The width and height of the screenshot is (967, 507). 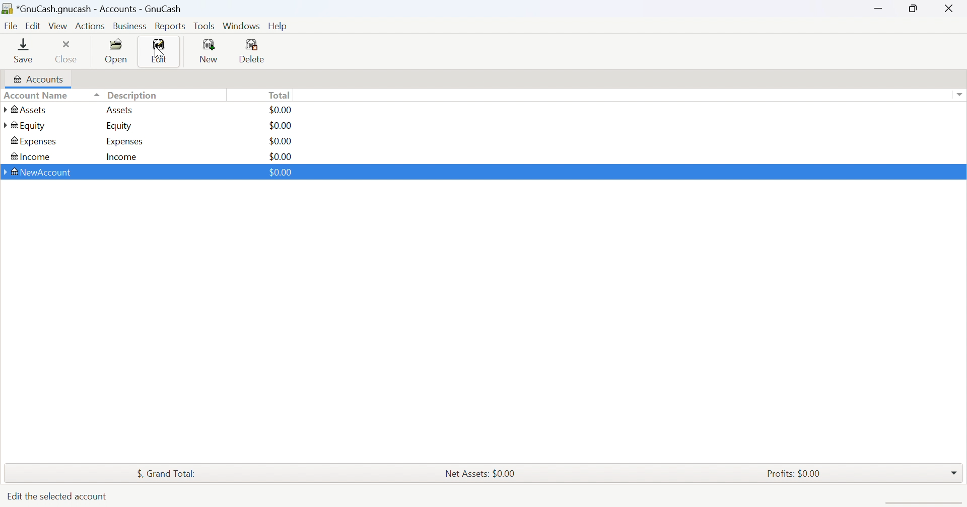 What do you see at coordinates (90, 26) in the screenshot?
I see `Actions` at bounding box center [90, 26].